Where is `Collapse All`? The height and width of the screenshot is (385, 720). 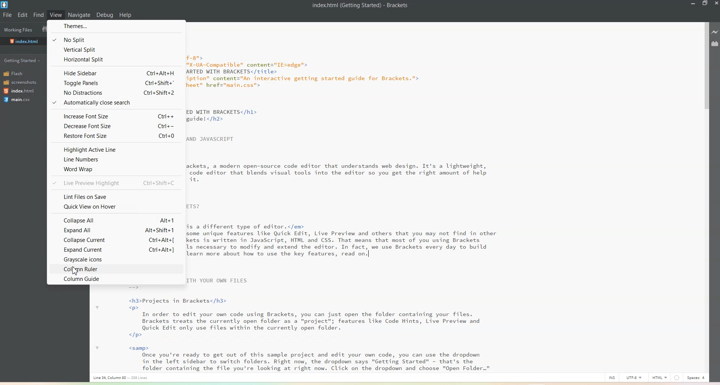
Collapse All is located at coordinates (115, 220).